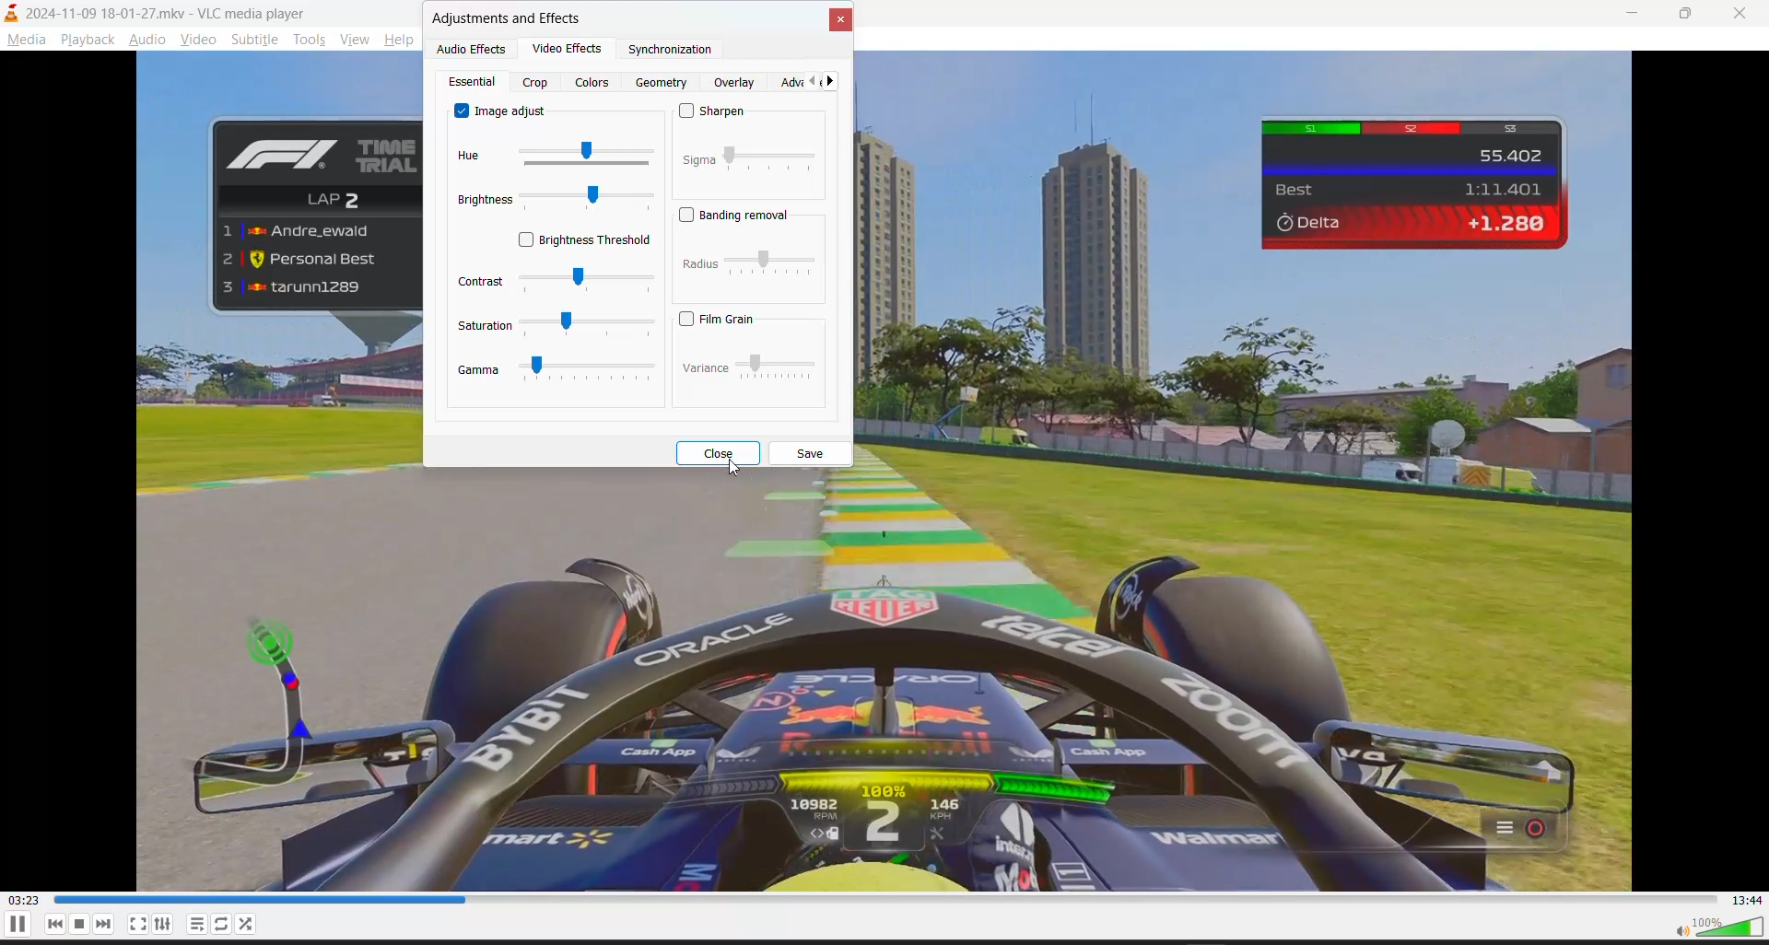 The image size is (1769, 945). I want to click on synchronization, so click(676, 53).